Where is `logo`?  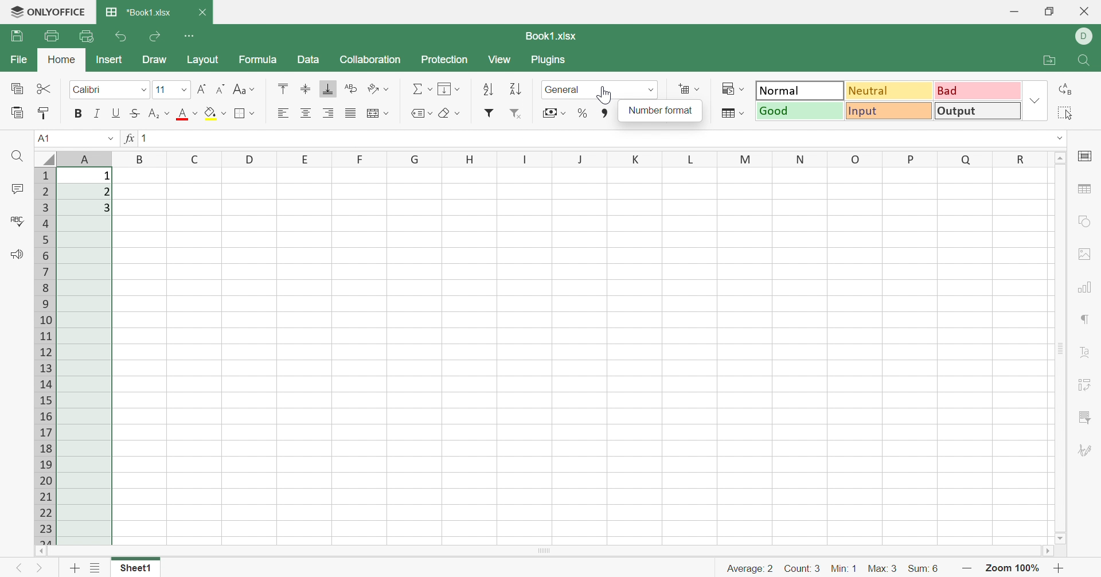
logo is located at coordinates (11, 11).